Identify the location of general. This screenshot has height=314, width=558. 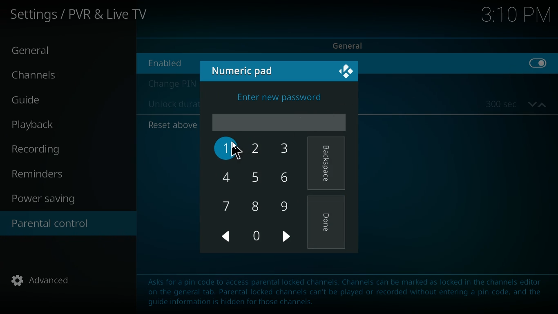
(355, 45).